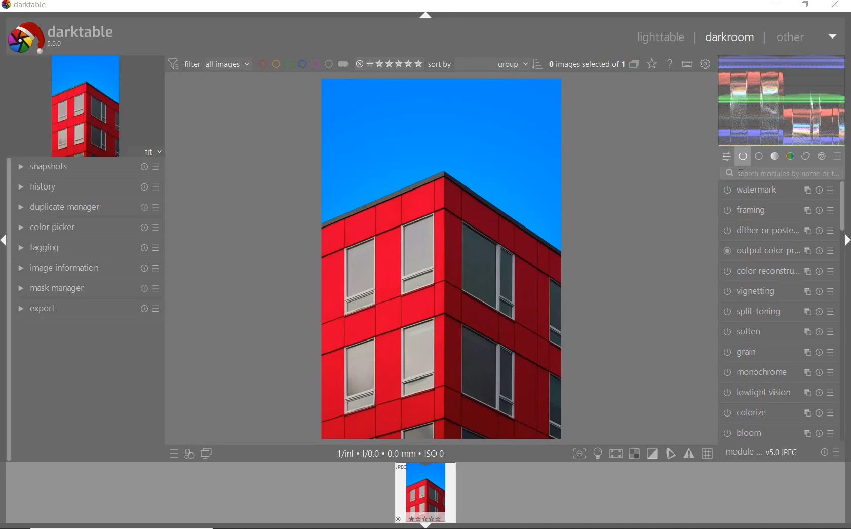 The width and height of the screenshot is (851, 529). Describe the element at coordinates (759, 155) in the screenshot. I see `base` at that location.